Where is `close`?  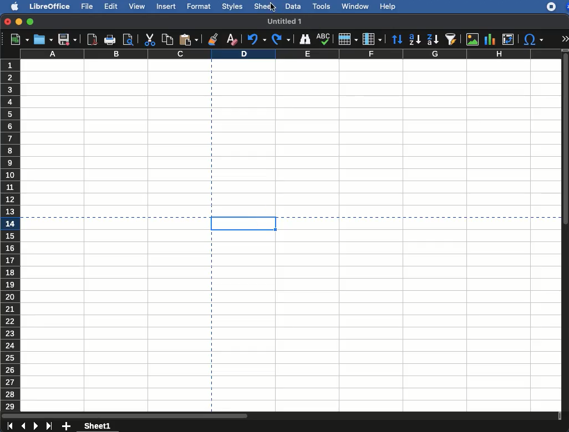
close is located at coordinates (7, 22).